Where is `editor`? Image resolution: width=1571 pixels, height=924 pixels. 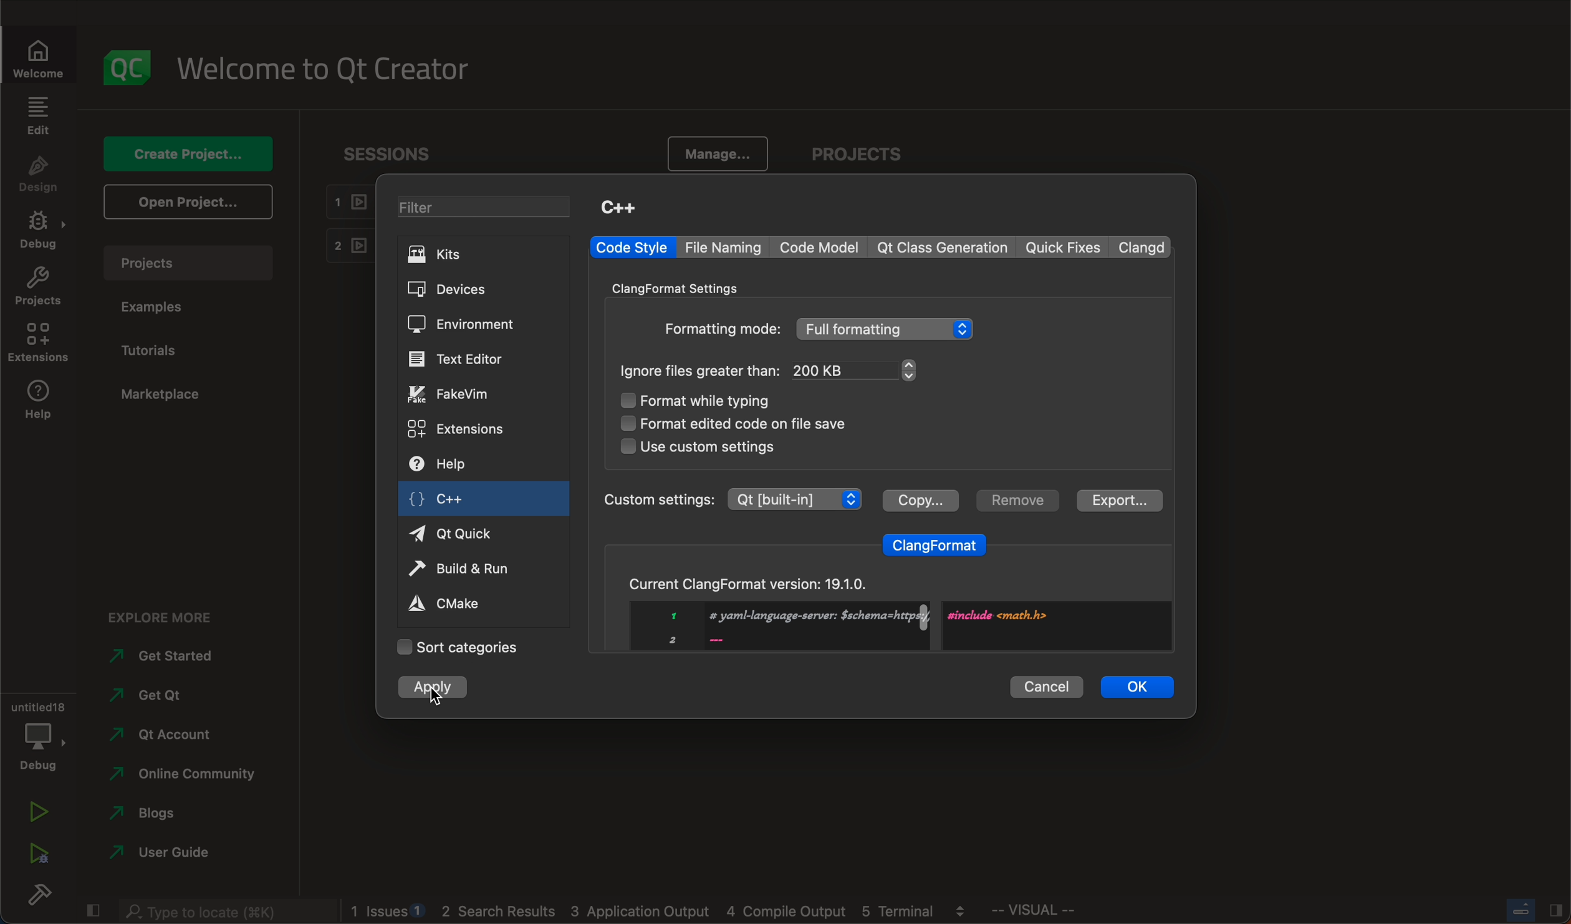
editor is located at coordinates (458, 359).